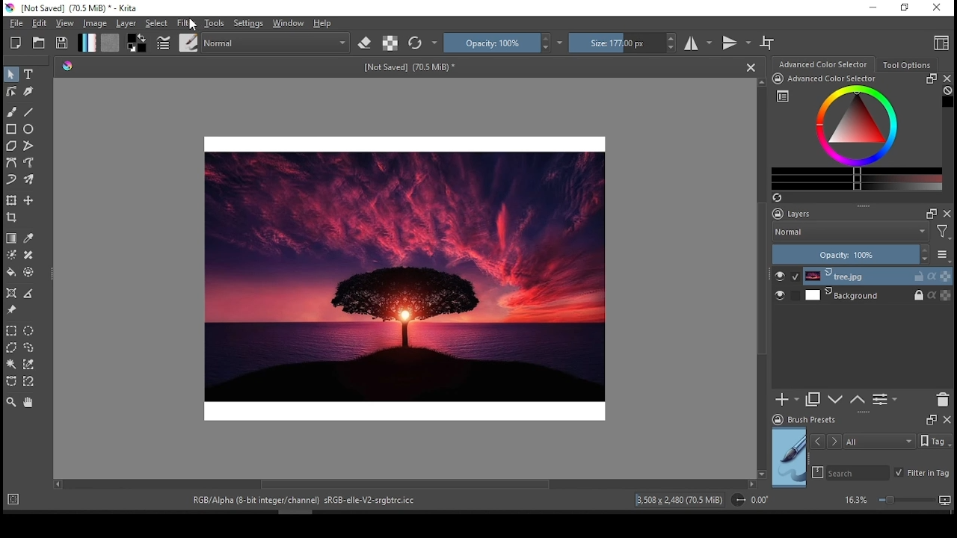 This screenshot has width=957, height=538. Describe the element at coordinates (621, 43) in the screenshot. I see `size` at that location.